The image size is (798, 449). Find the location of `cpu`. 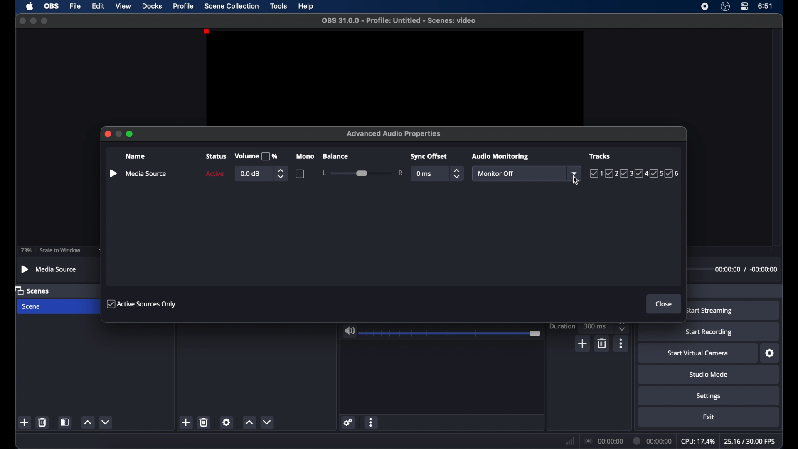

cpu is located at coordinates (698, 441).